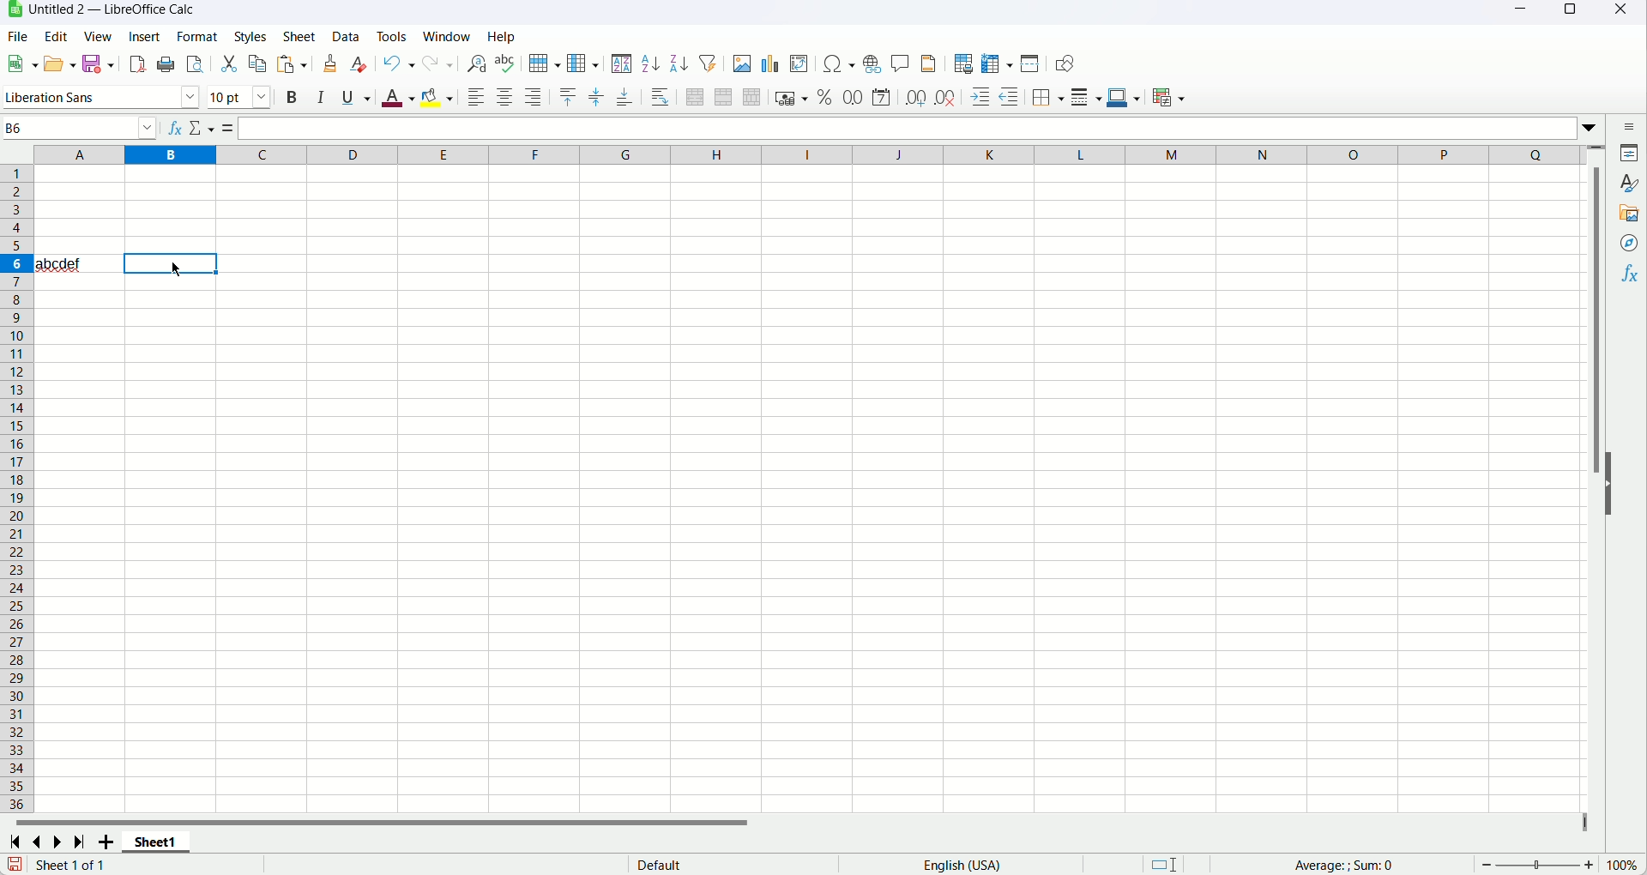 This screenshot has width=1647, height=875. I want to click on border, so click(1047, 98).